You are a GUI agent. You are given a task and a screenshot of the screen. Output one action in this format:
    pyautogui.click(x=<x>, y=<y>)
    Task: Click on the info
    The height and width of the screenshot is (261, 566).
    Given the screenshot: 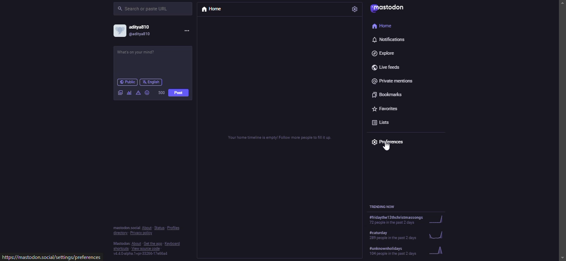 What is the action you would take?
    pyautogui.click(x=150, y=242)
    